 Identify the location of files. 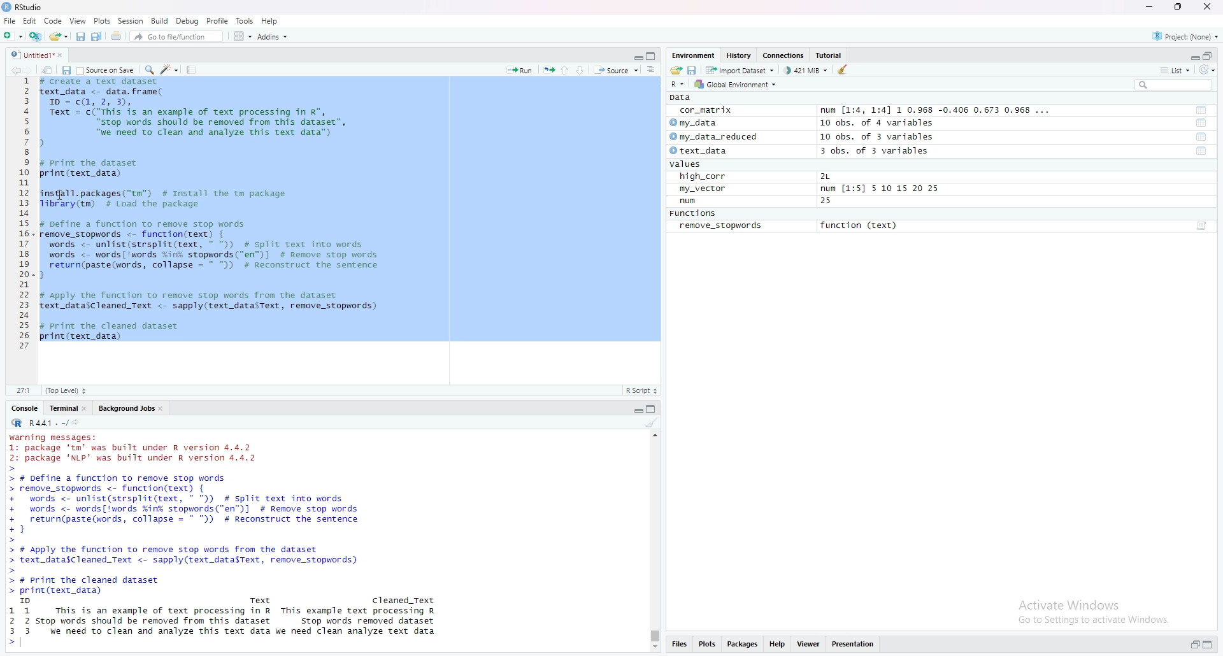
(680, 645).